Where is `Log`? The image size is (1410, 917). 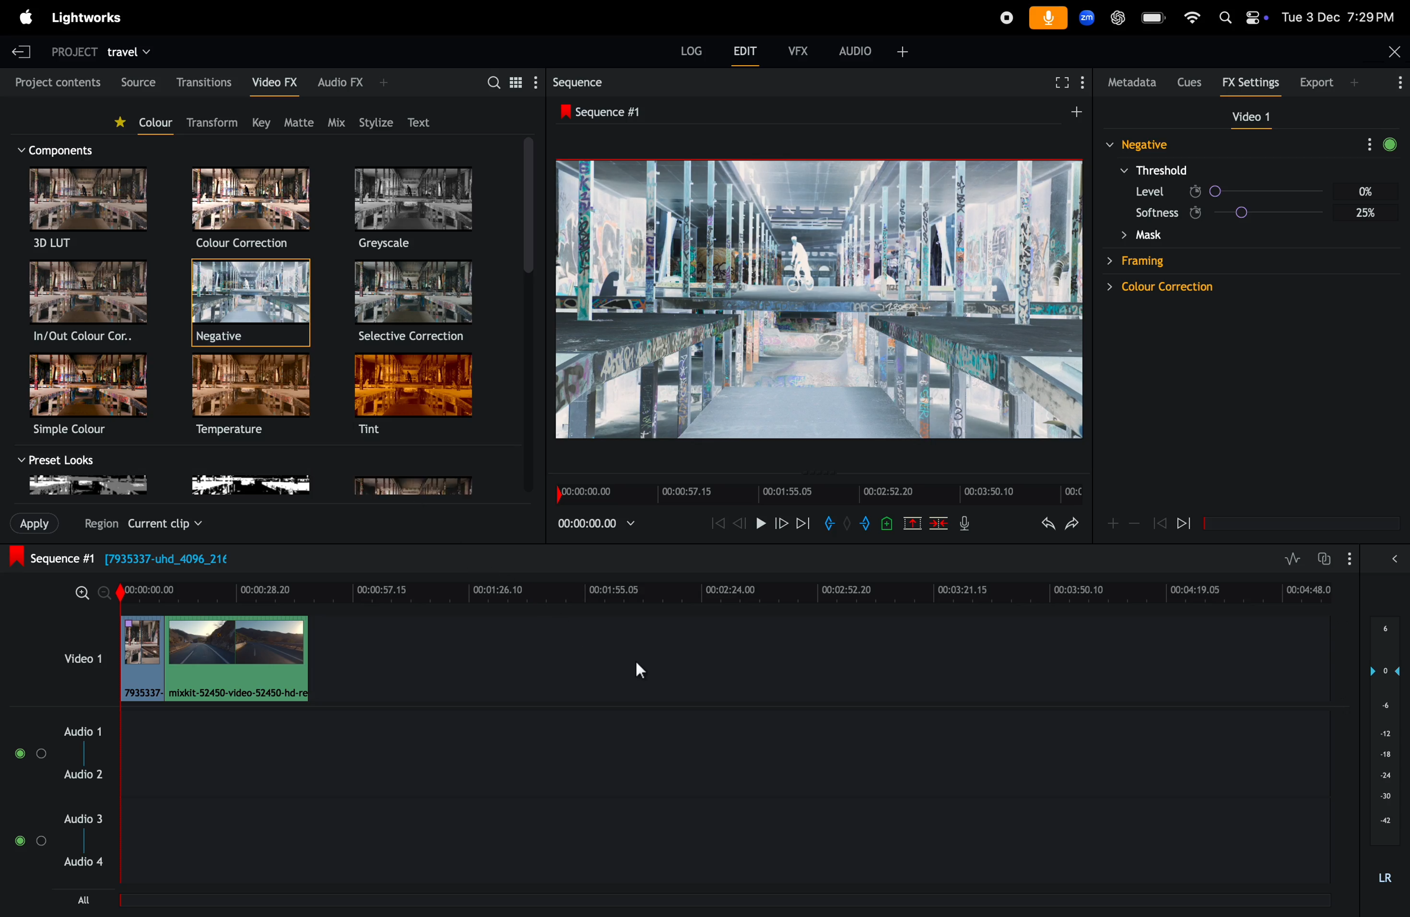
Log is located at coordinates (684, 49).